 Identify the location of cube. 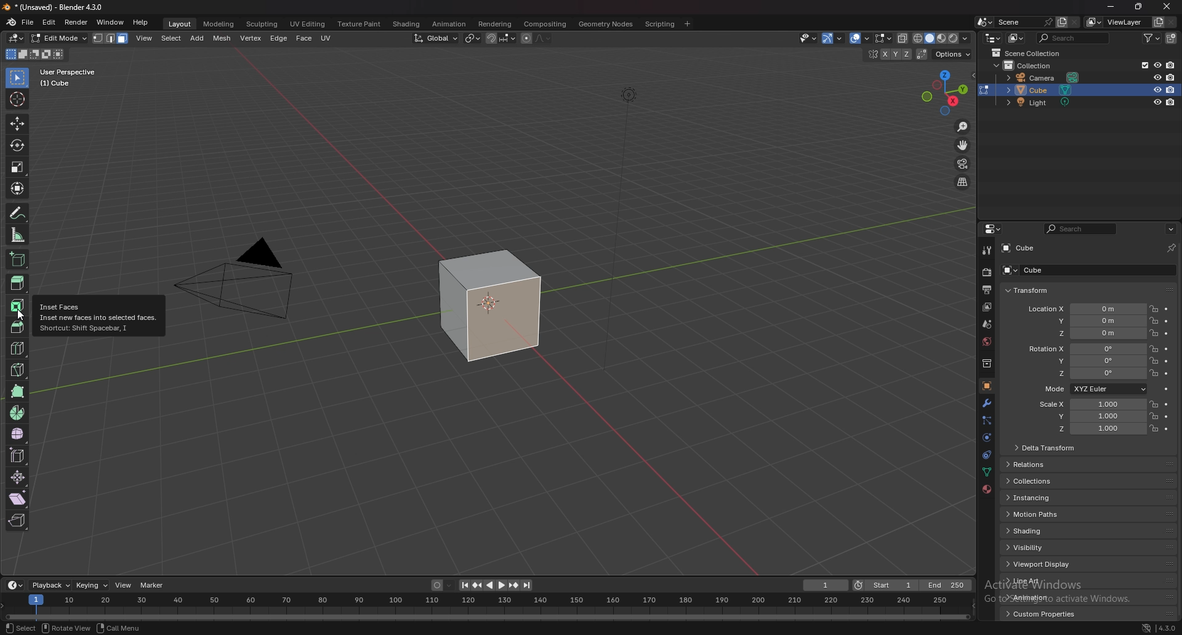
(1043, 90).